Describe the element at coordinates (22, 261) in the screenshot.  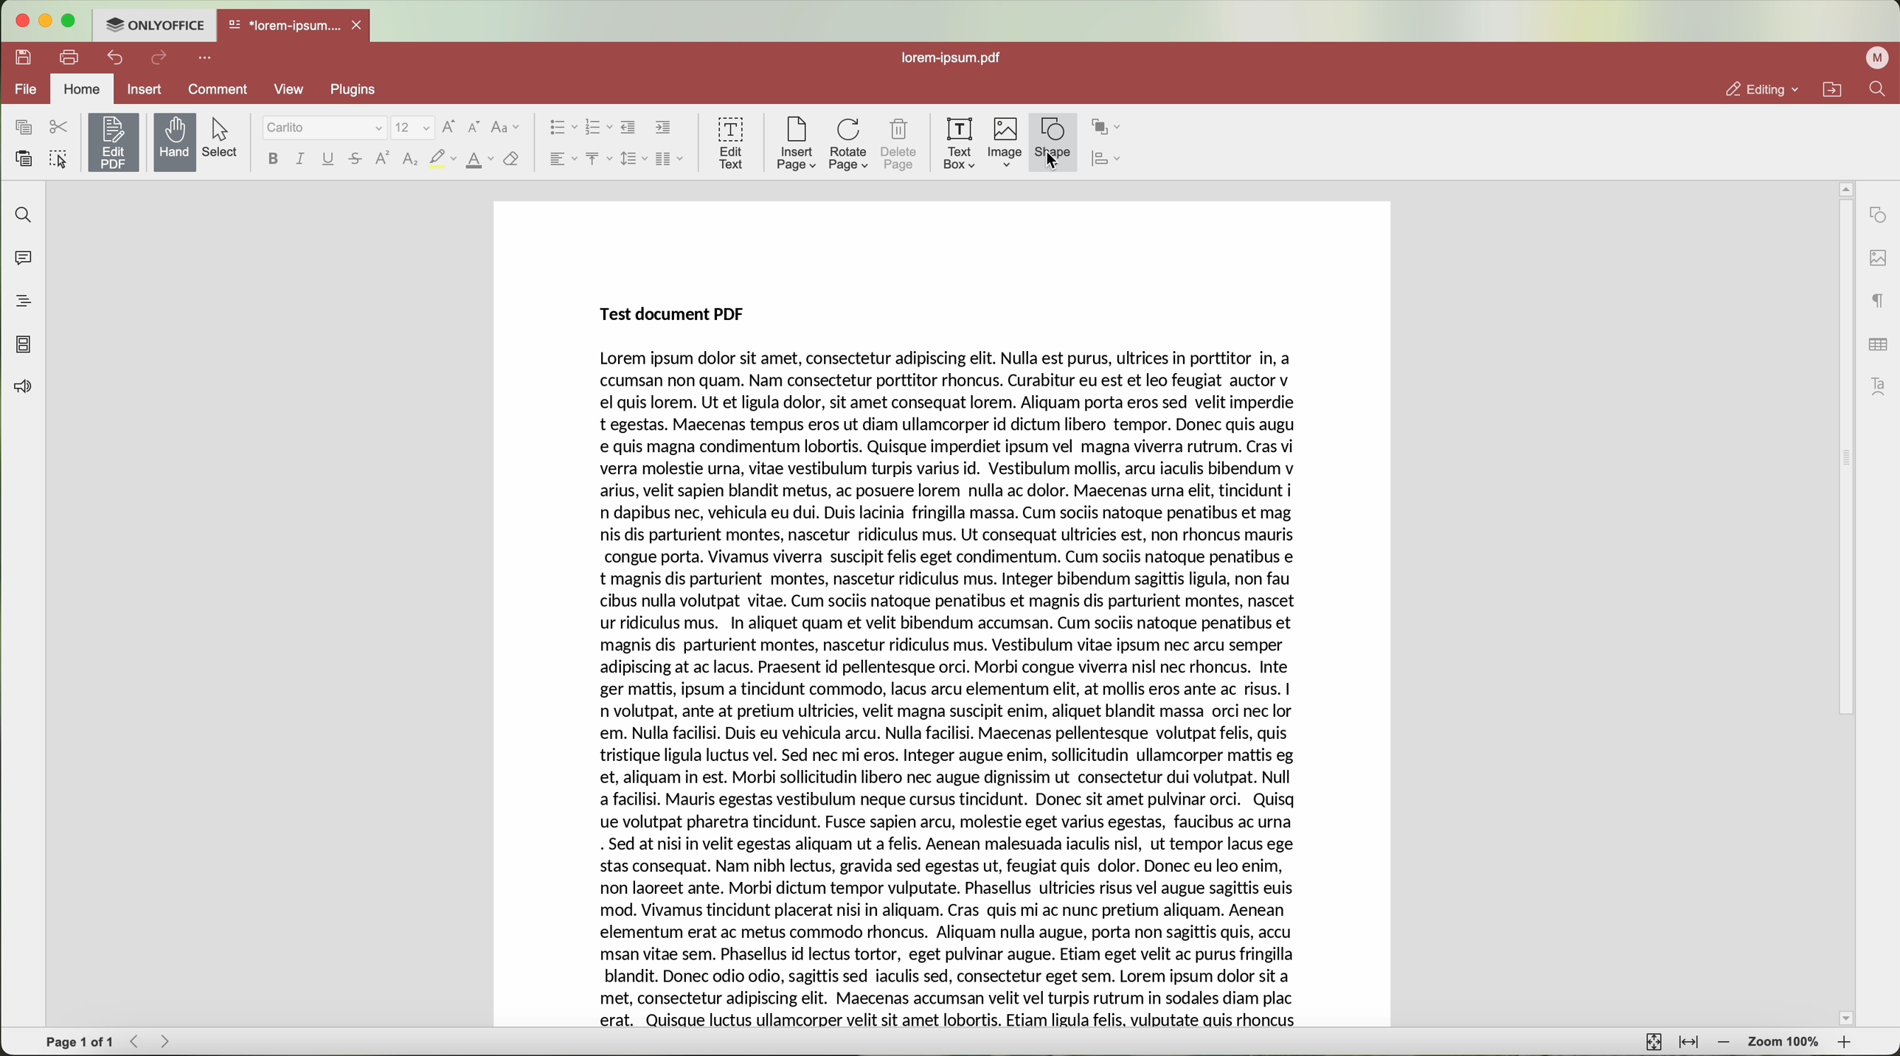
I see `comments` at that location.